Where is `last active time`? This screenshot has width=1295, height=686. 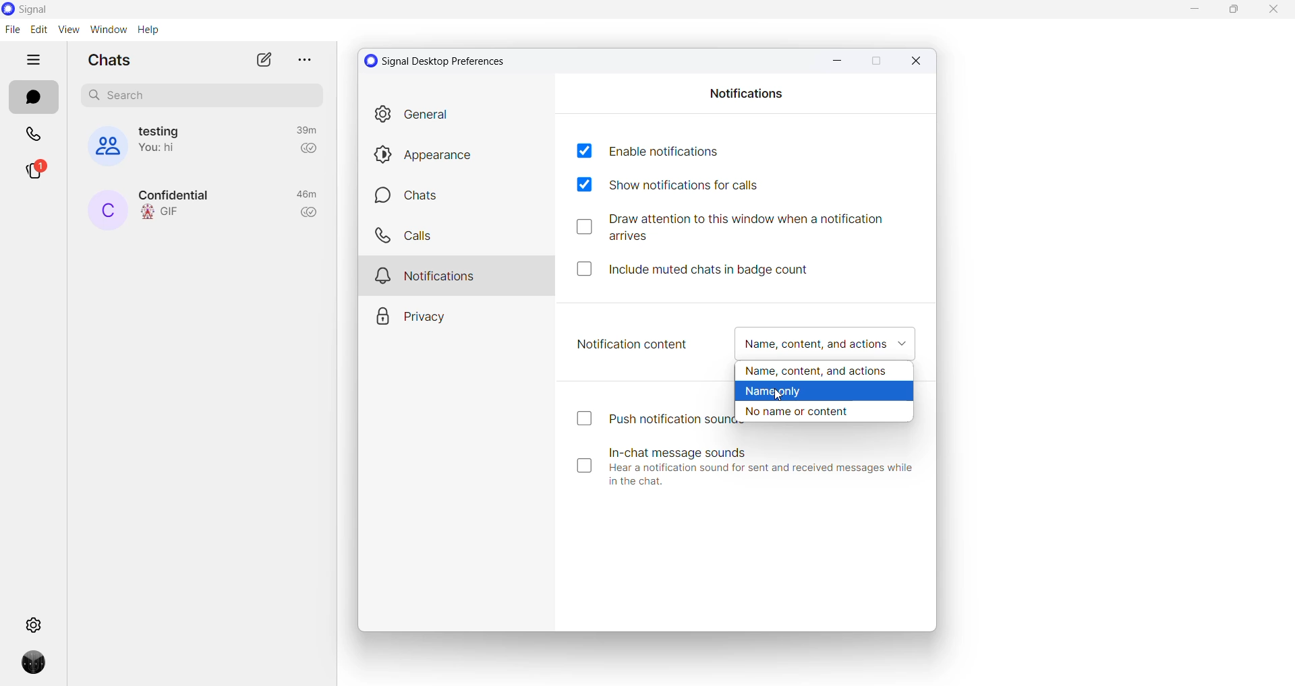 last active time is located at coordinates (304, 130).